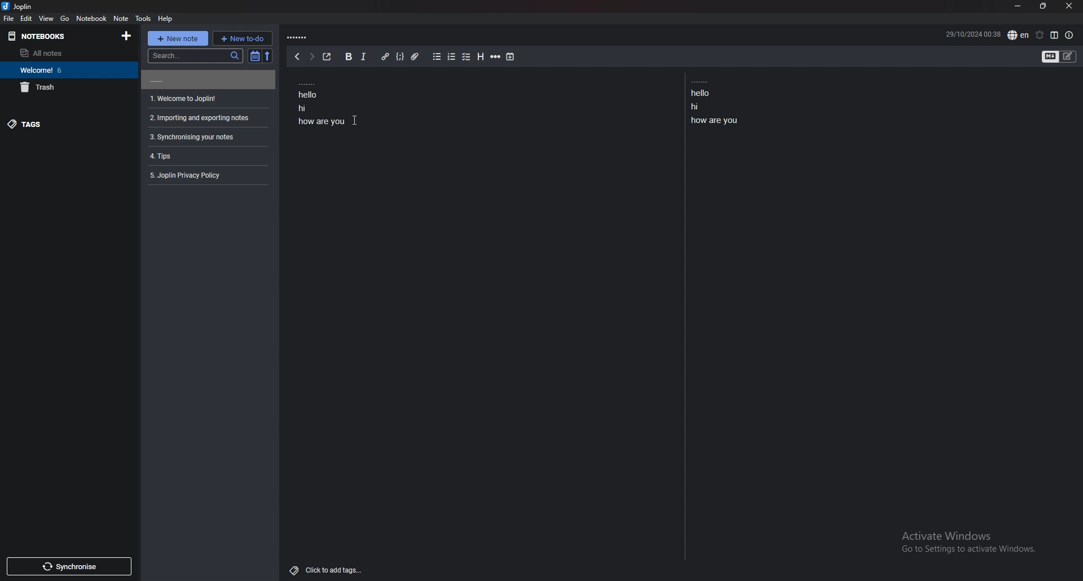 The height and width of the screenshot is (581, 1083). Describe the element at coordinates (206, 118) in the screenshot. I see `note` at that location.